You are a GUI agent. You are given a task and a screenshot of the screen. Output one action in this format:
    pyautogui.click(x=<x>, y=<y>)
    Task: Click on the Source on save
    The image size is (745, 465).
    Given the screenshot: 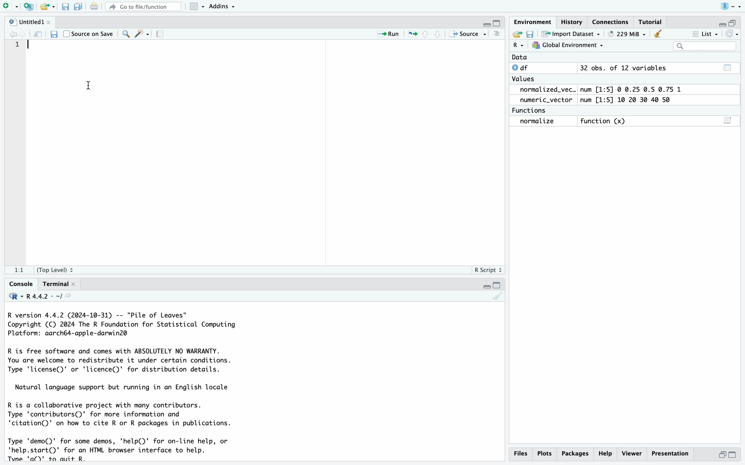 What is the action you would take?
    pyautogui.click(x=88, y=34)
    